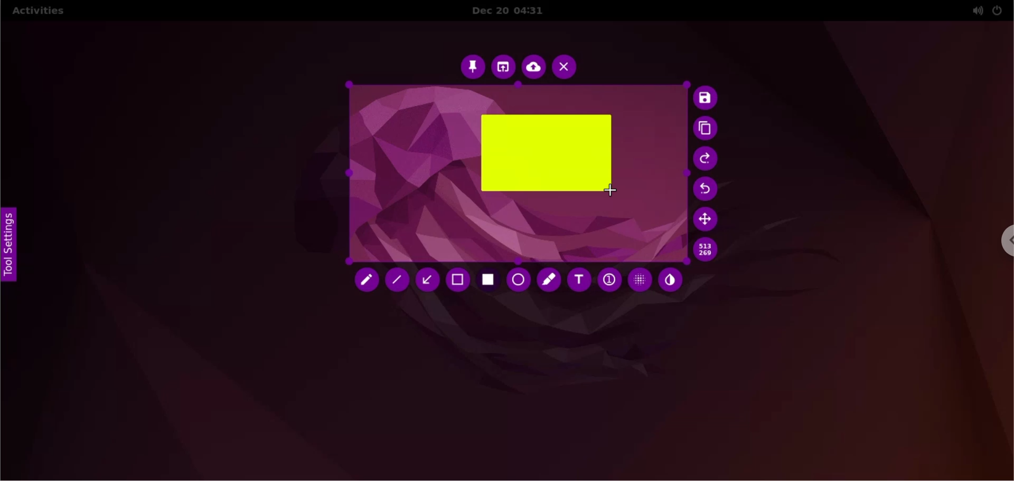  Describe the element at coordinates (671, 280) in the screenshot. I see `inverter tool` at that location.